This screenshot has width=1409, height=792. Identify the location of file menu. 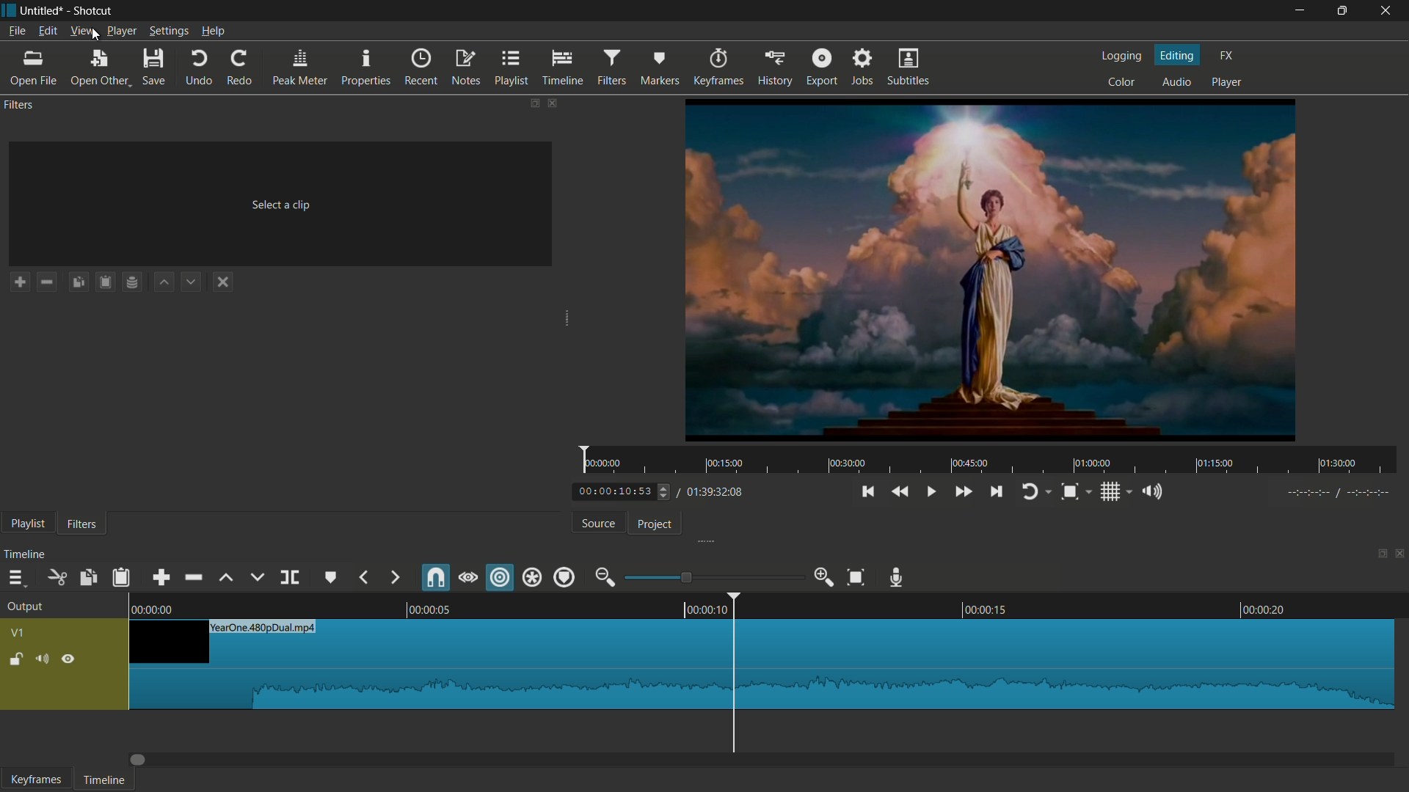
(17, 31).